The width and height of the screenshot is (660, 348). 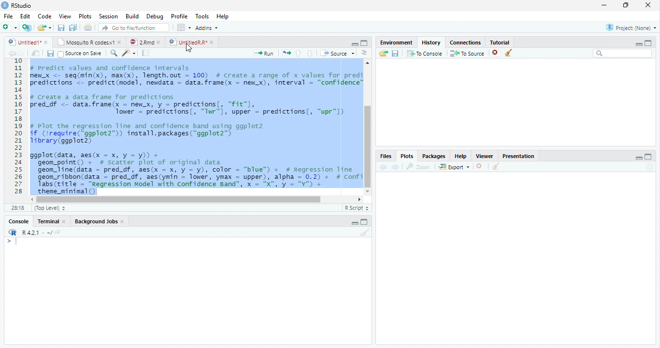 I want to click on Search, so click(x=624, y=53).